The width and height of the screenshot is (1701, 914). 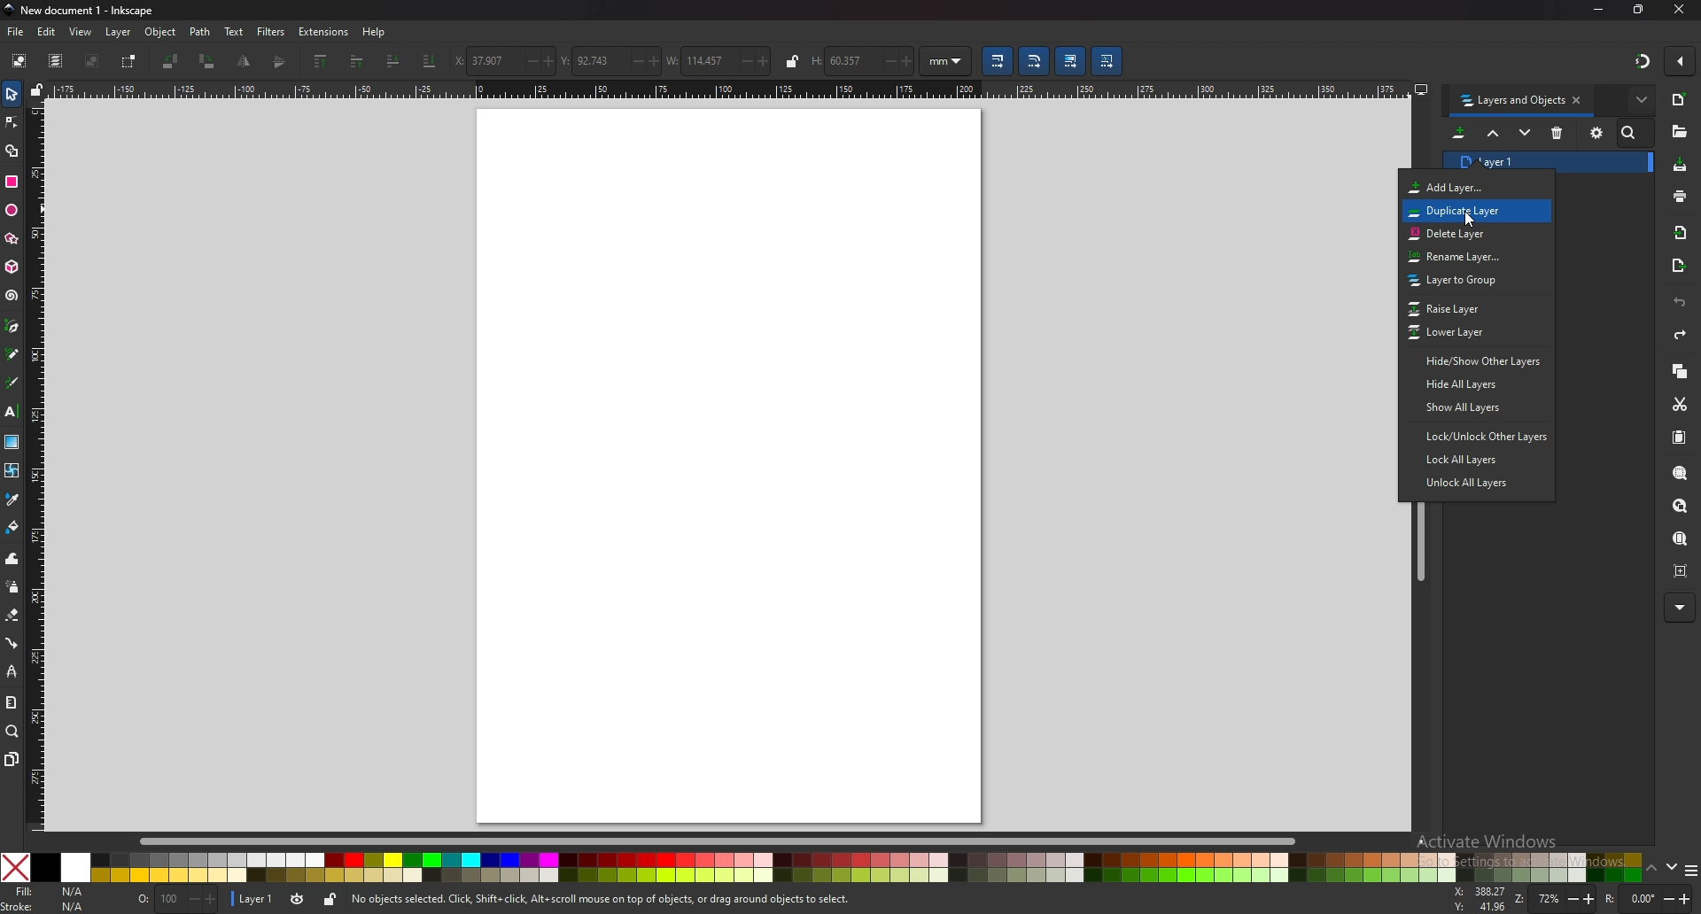 I want to click on decrease, so click(x=526, y=62).